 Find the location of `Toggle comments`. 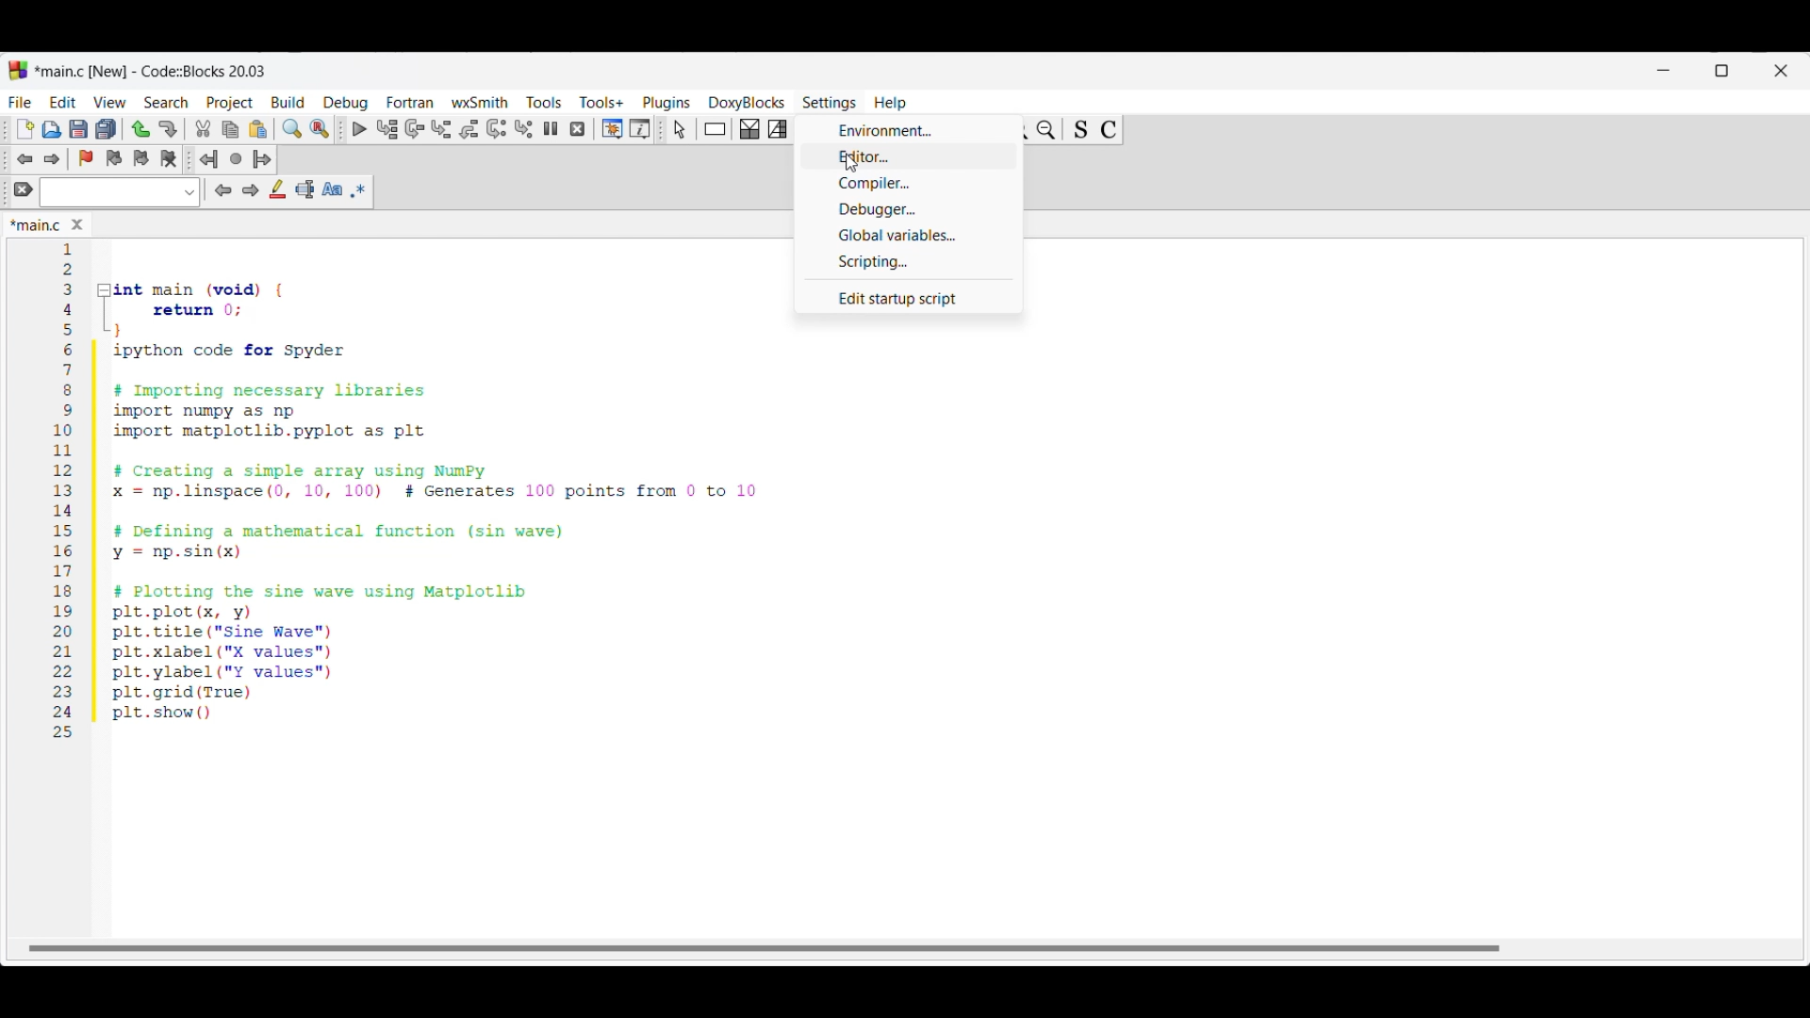

Toggle comments is located at coordinates (1109, 130).